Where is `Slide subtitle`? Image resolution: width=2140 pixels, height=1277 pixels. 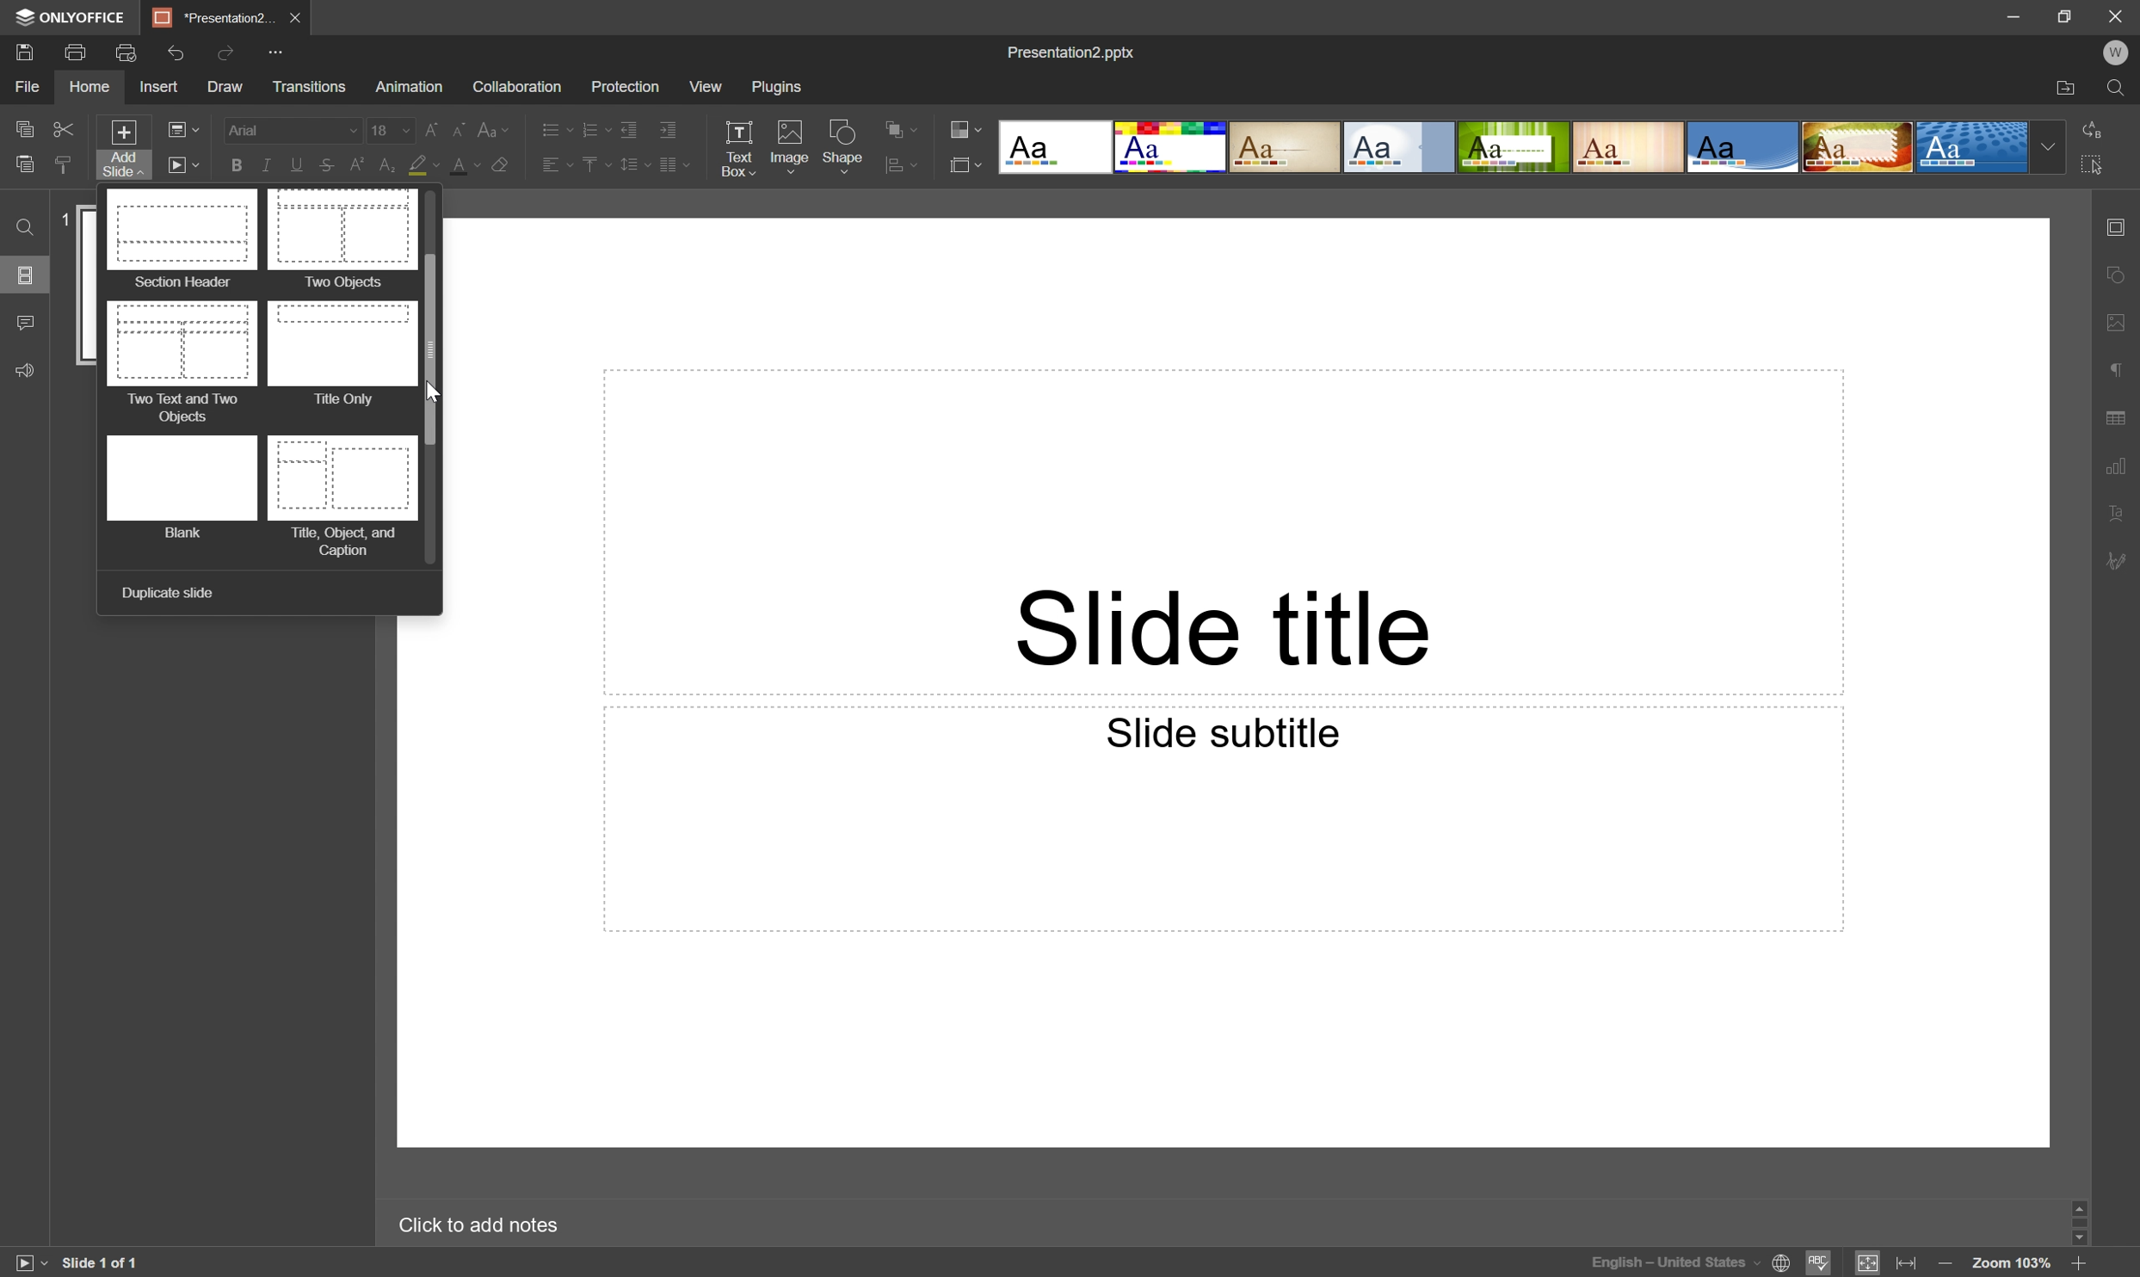
Slide subtitle is located at coordinates (1225, 732).